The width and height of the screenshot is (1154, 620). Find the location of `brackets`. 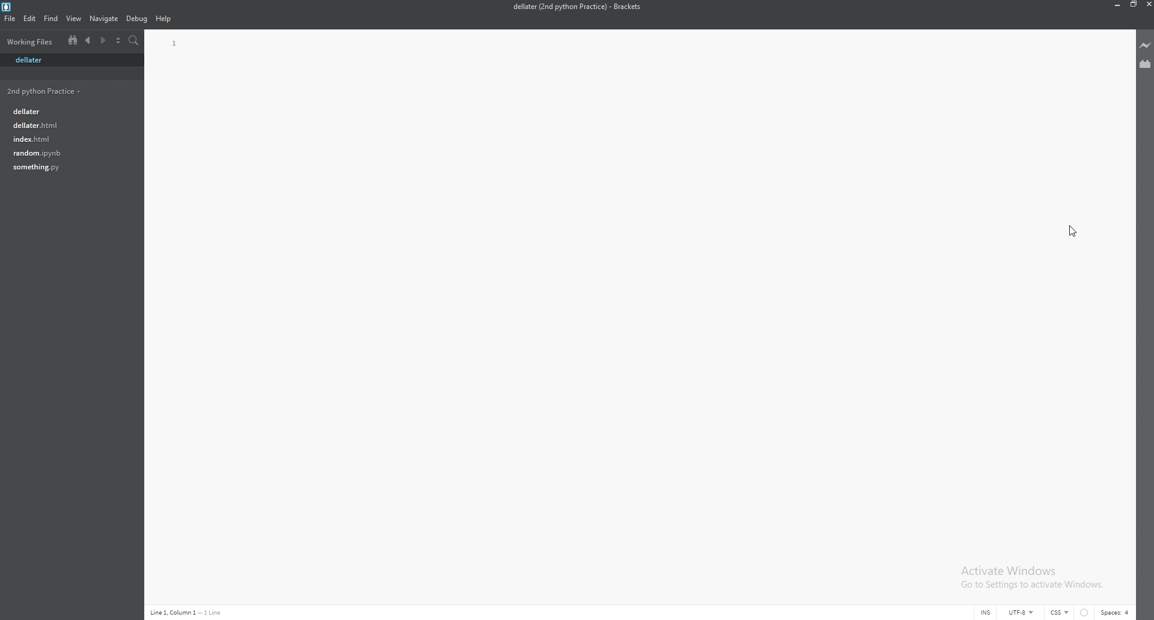

brackets is located at coordinates (7, 7).